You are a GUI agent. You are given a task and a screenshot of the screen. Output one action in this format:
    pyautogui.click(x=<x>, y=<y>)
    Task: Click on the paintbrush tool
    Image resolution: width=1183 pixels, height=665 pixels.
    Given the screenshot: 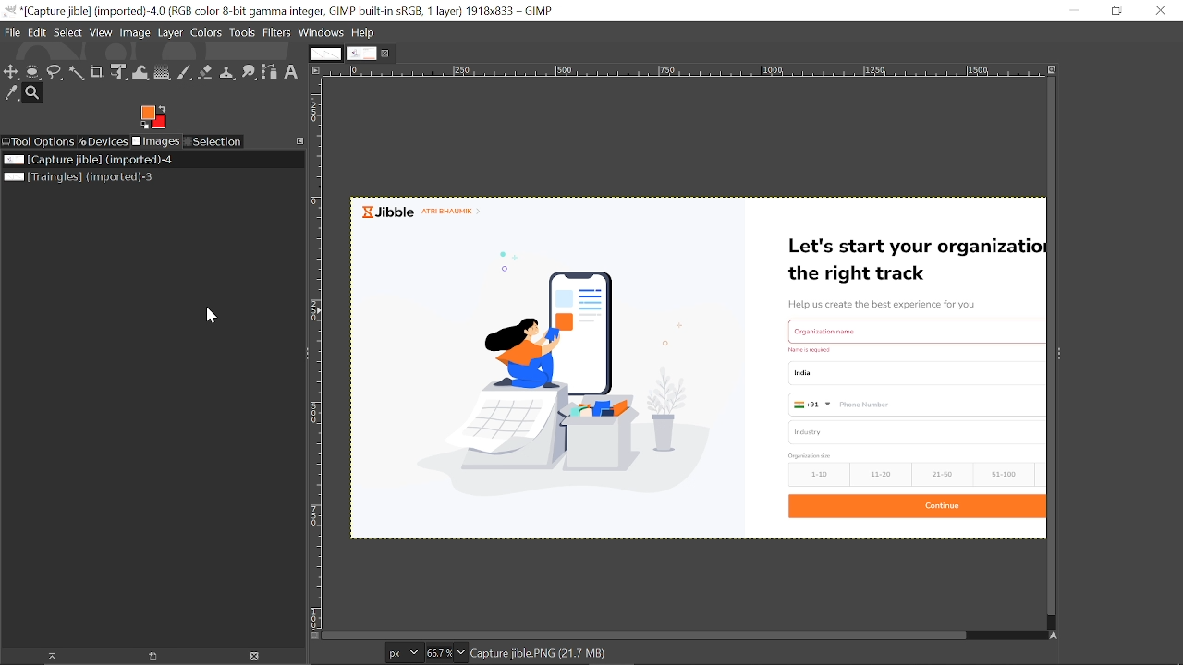 What is the action you would take?
    pyautogui.click(x=185, y=73)
    